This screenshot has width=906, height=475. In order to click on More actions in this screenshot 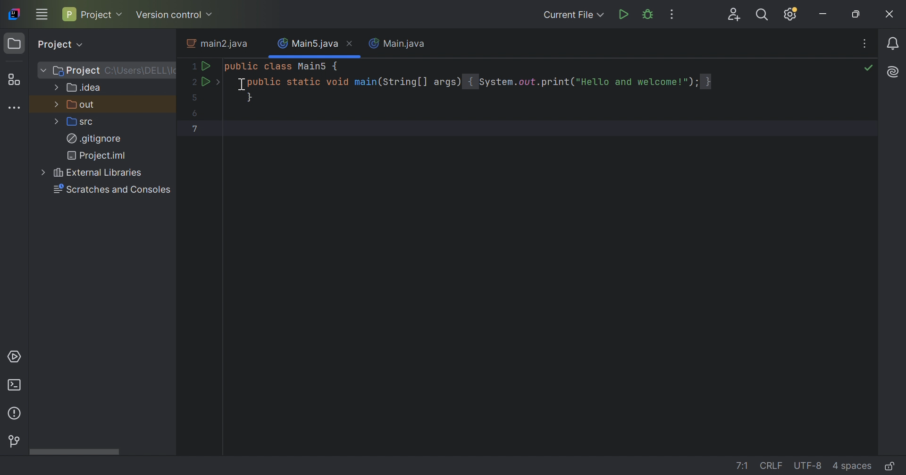, I will do `click(672, 14)`.